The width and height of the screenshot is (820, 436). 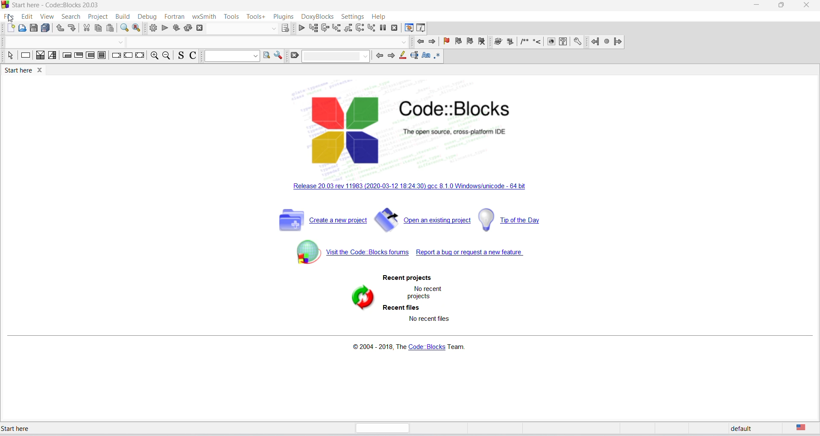 What do you see at coordinates (404, 42) in the screenshot?
I see `dropdown` at bounding box center [404, 42].